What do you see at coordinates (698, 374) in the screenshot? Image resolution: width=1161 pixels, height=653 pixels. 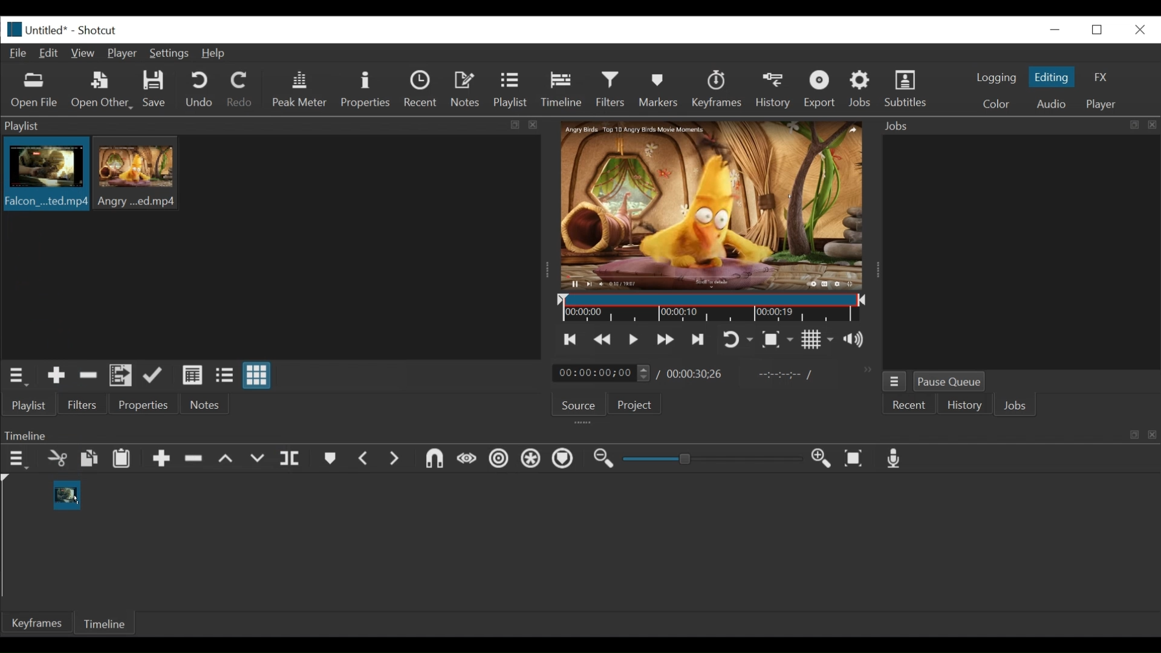 I see `Total duration` at bounding box center [698, 374].